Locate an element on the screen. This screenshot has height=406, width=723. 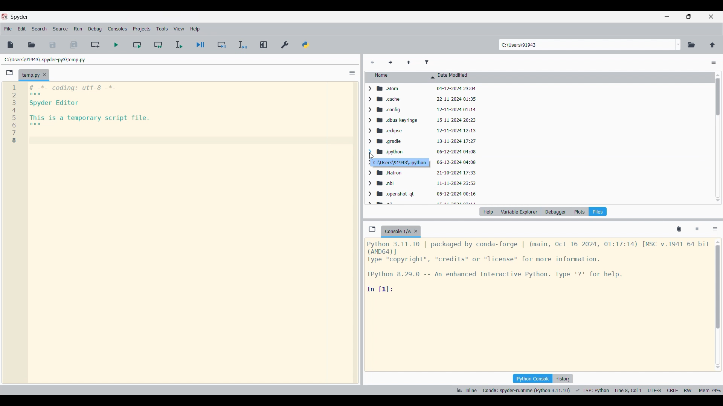
Remove all variables from namespace is located at coordinates (679, 229).